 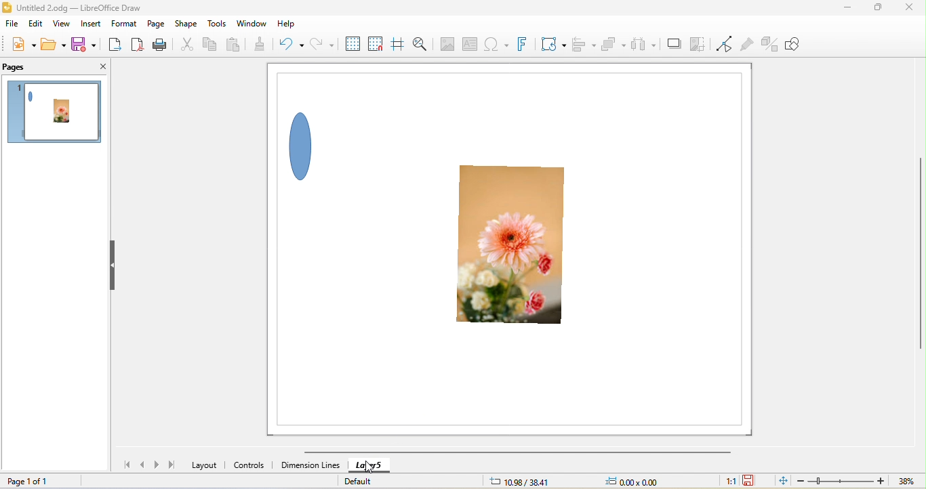 I want to click on close, so click(x=908, y=9).